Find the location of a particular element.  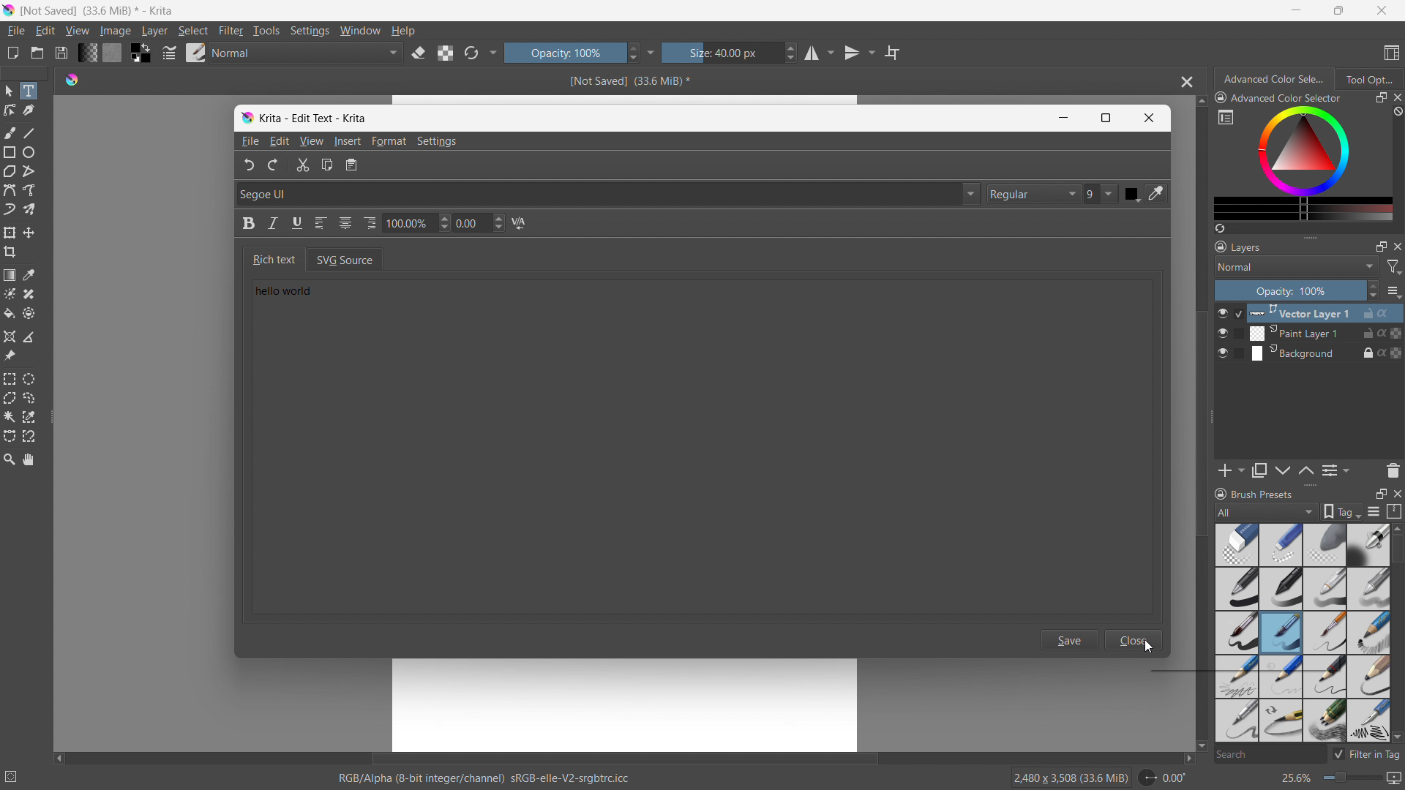

edit shapes tool is located at coordinates (10, 110).